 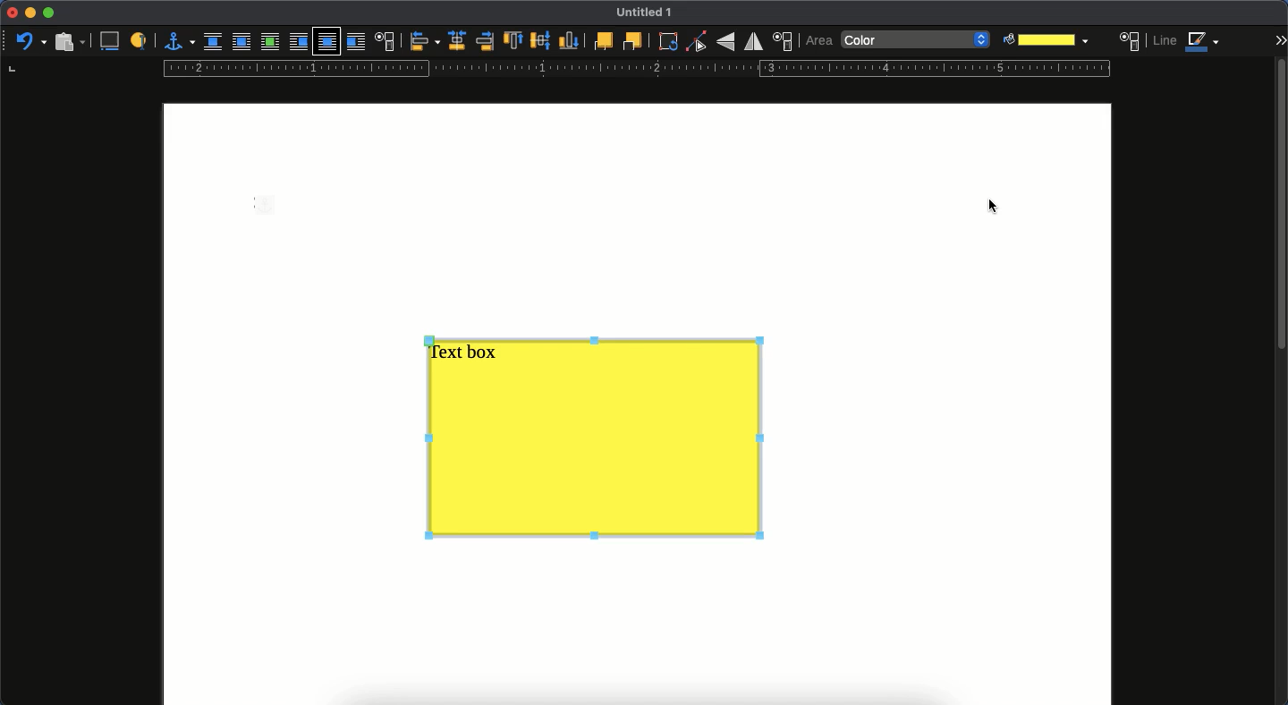 I want to click on expand, so click(x=1280, y=39).